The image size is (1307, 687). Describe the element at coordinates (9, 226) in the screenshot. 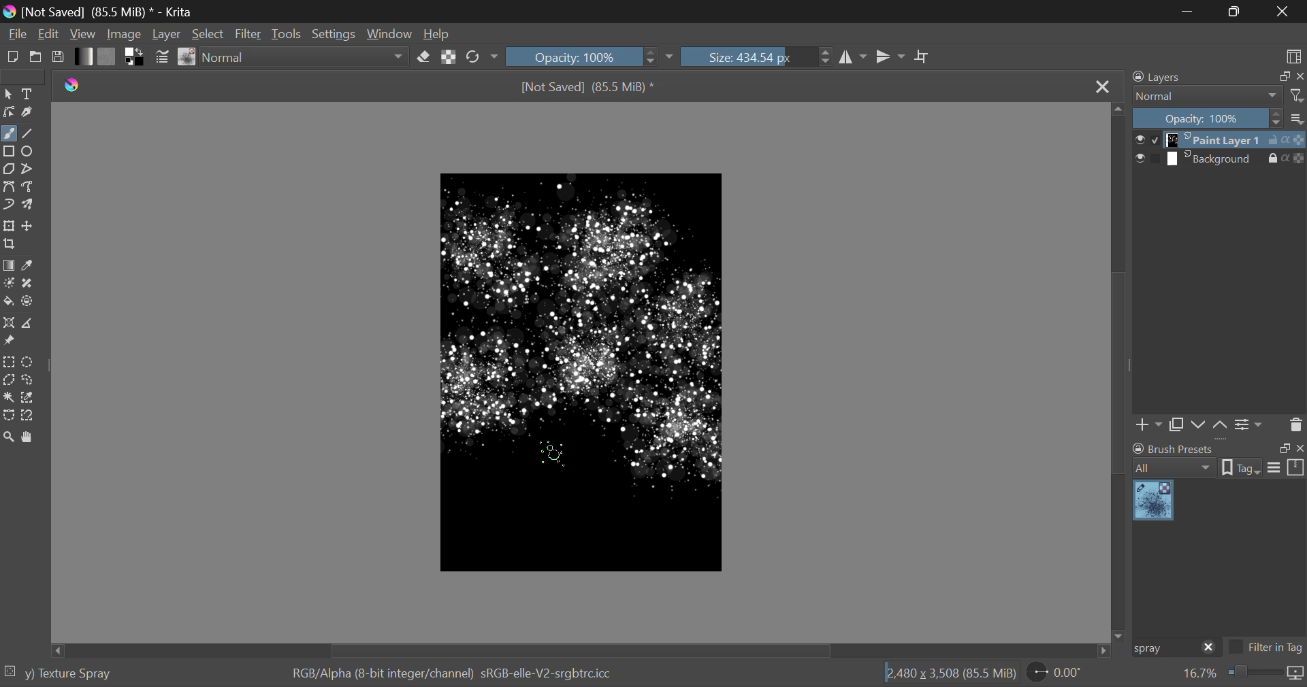

I see `Transform Layer` at that location.